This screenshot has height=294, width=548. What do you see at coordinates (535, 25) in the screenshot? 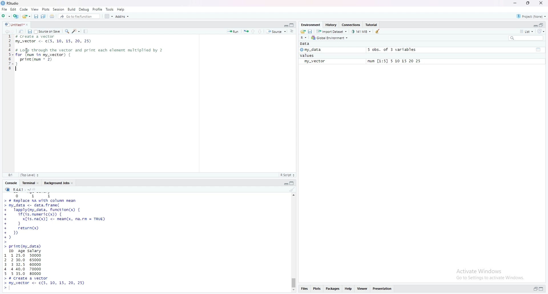
I see `expand` at bounding box center [535, 25].